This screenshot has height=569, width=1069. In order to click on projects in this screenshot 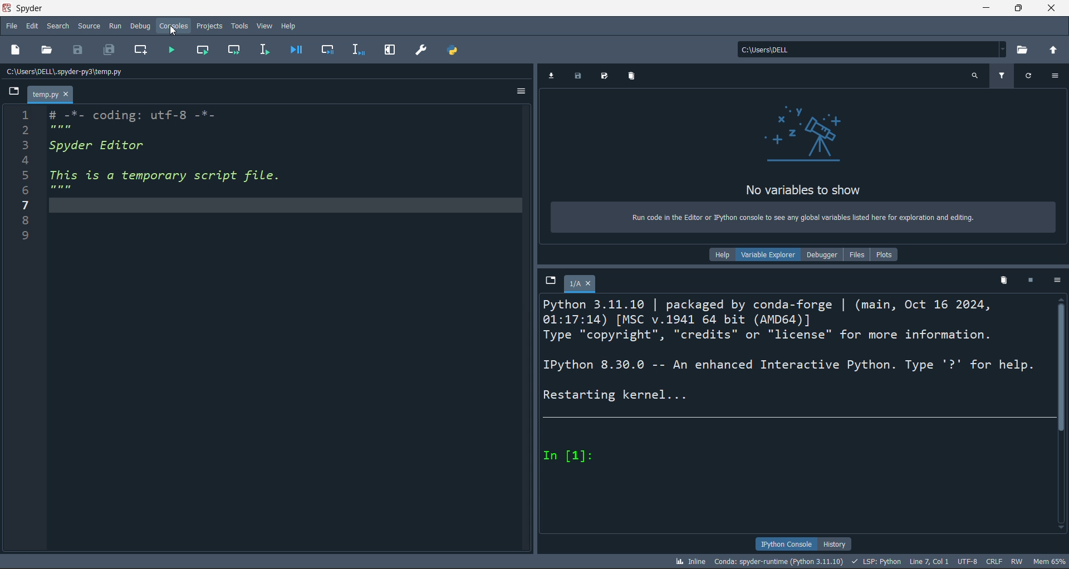, I will do `click(209, 26)`.